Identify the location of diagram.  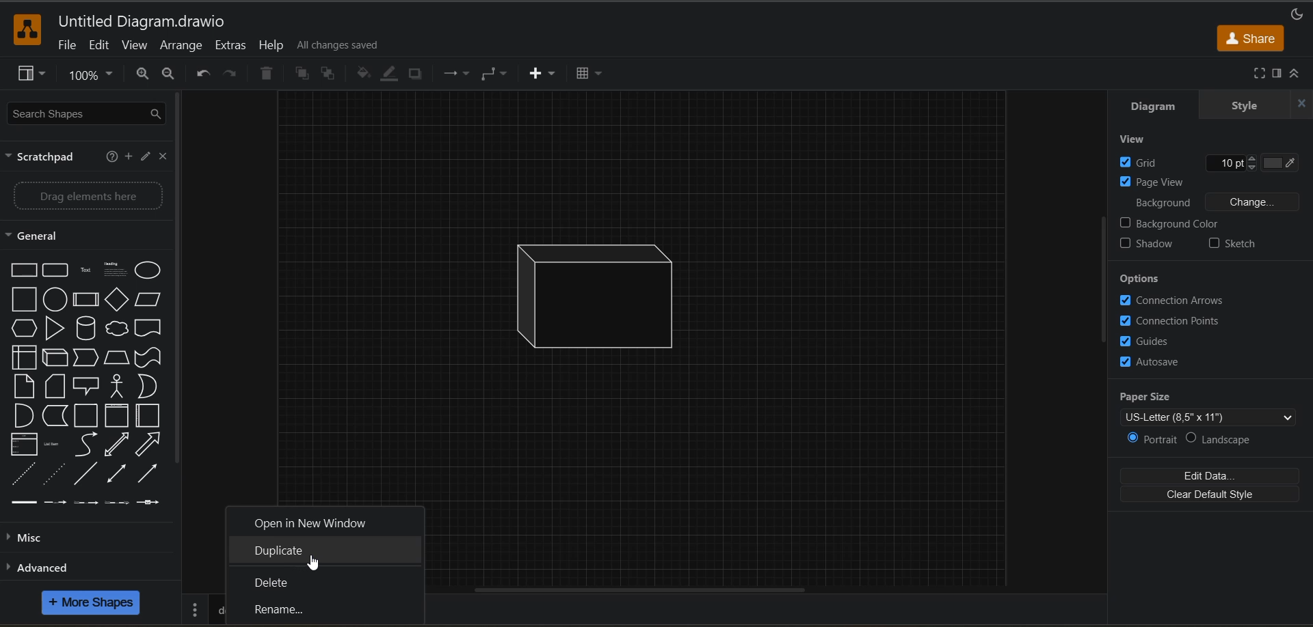
(1165, 105).